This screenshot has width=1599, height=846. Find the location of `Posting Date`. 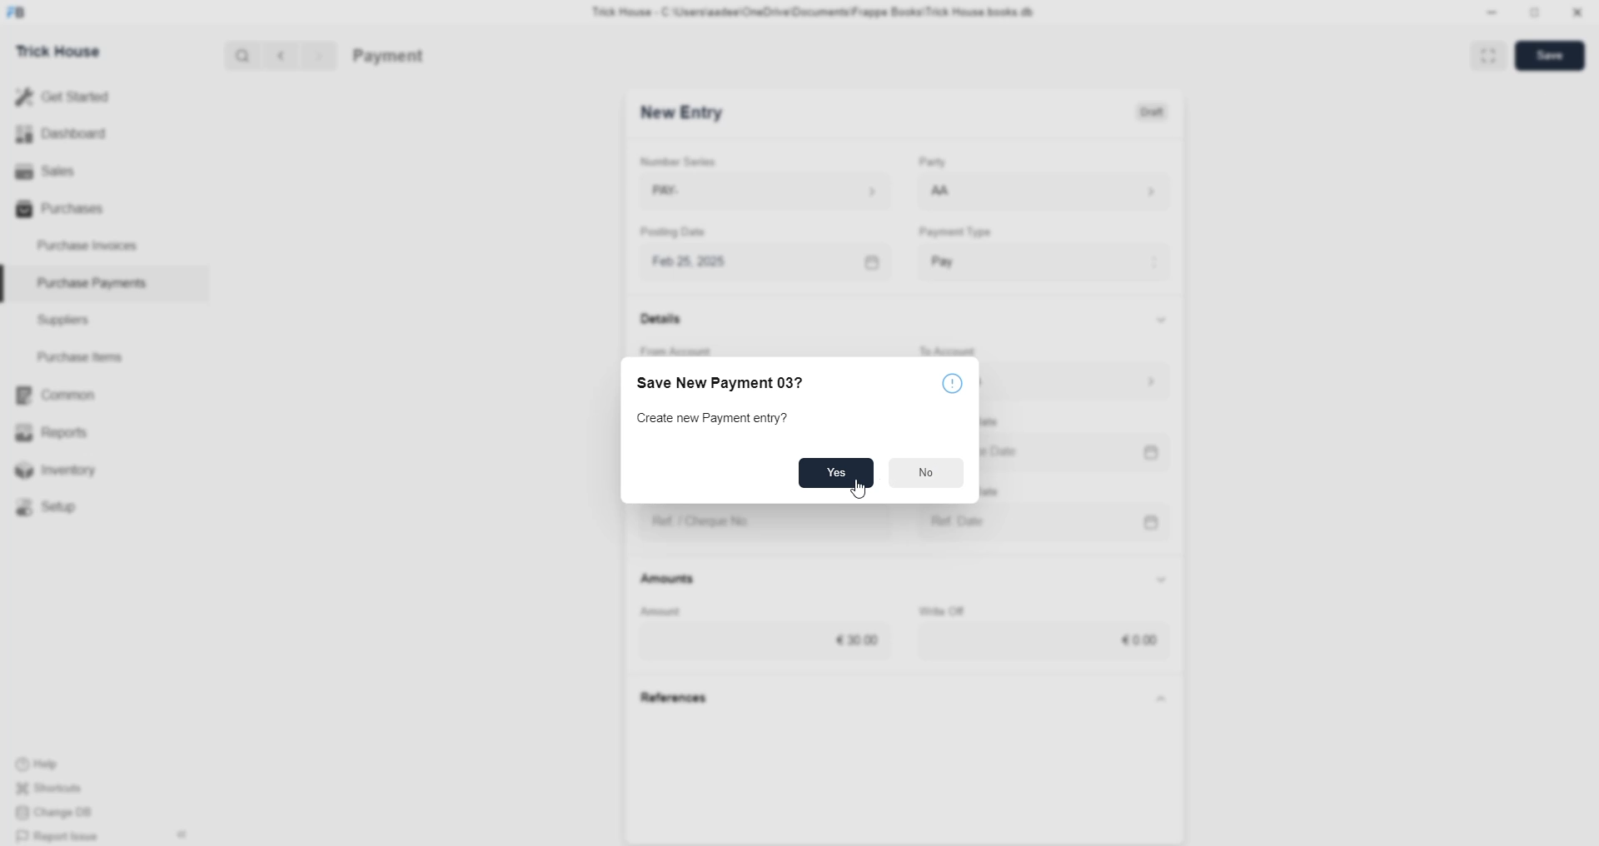

Posting Date is located at coordinates (679, 235).